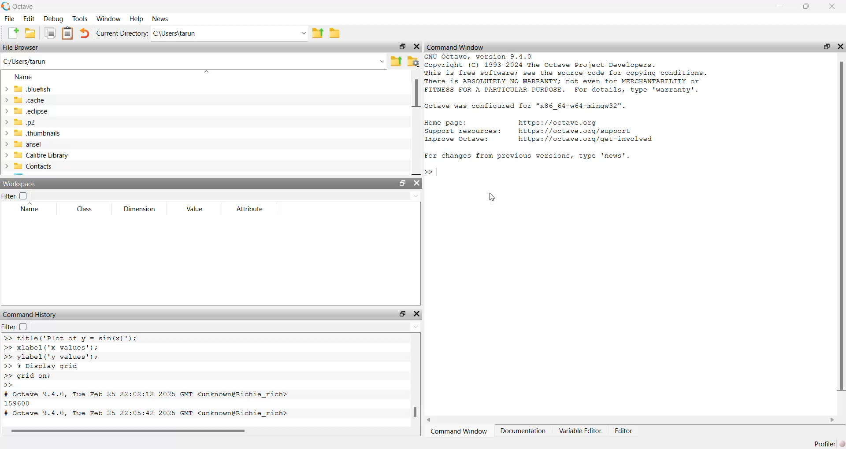  Describe the element at coordinates (780, 7) in the screenshot. I see `minimize` at that location.